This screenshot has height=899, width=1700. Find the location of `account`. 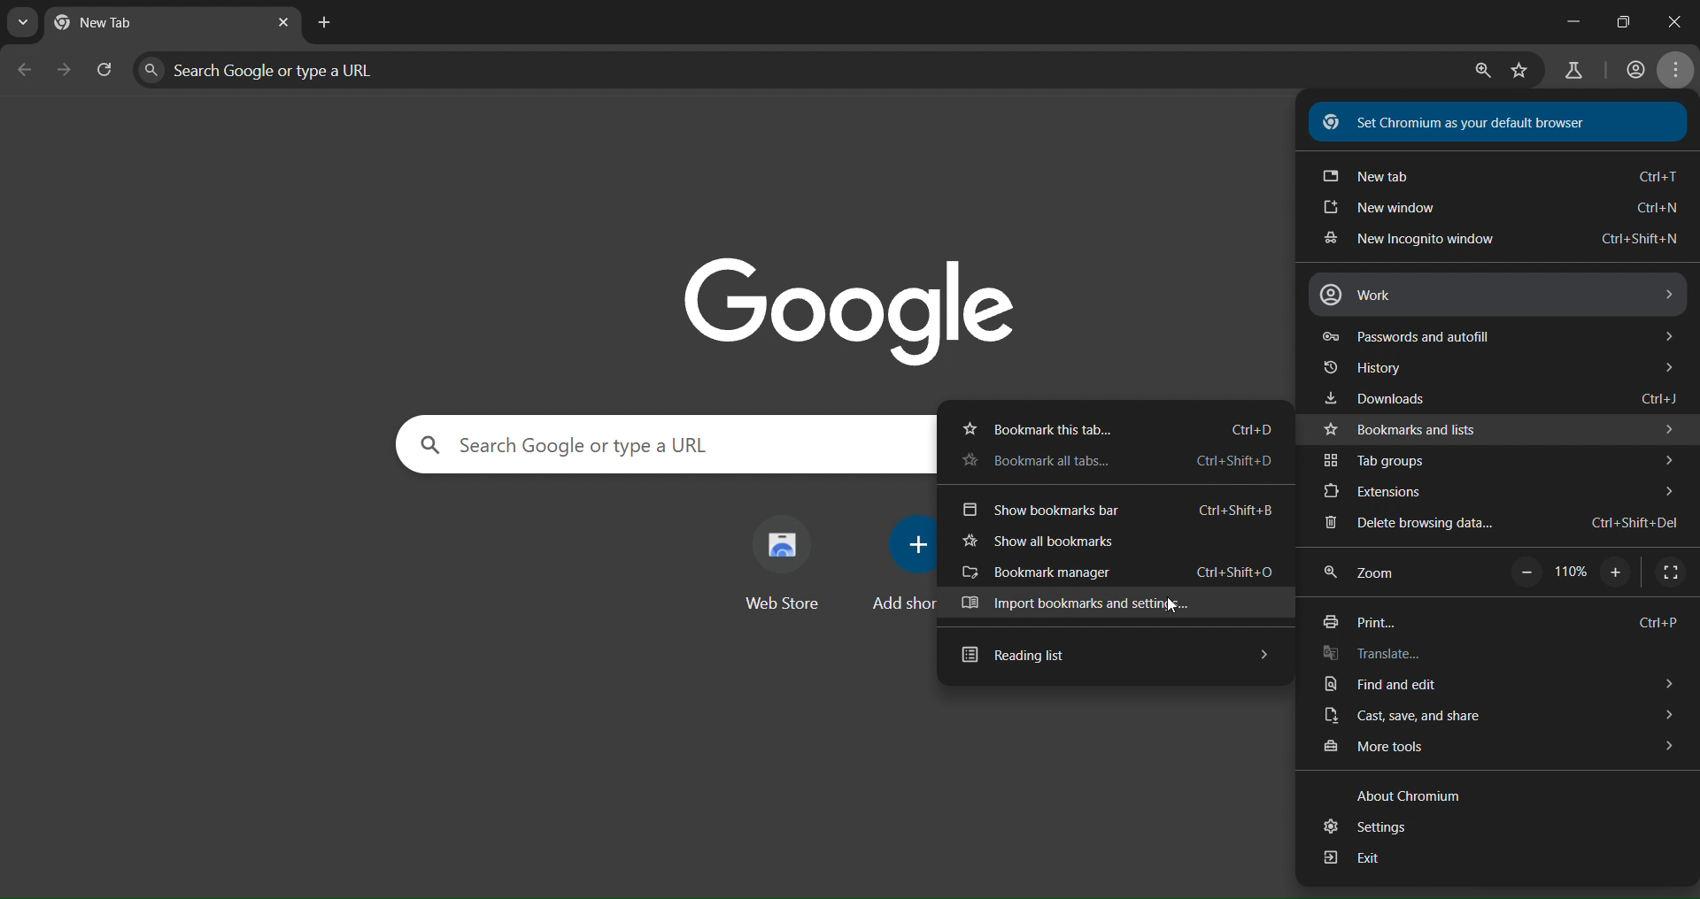

account is located at coordinates (1635, 68).